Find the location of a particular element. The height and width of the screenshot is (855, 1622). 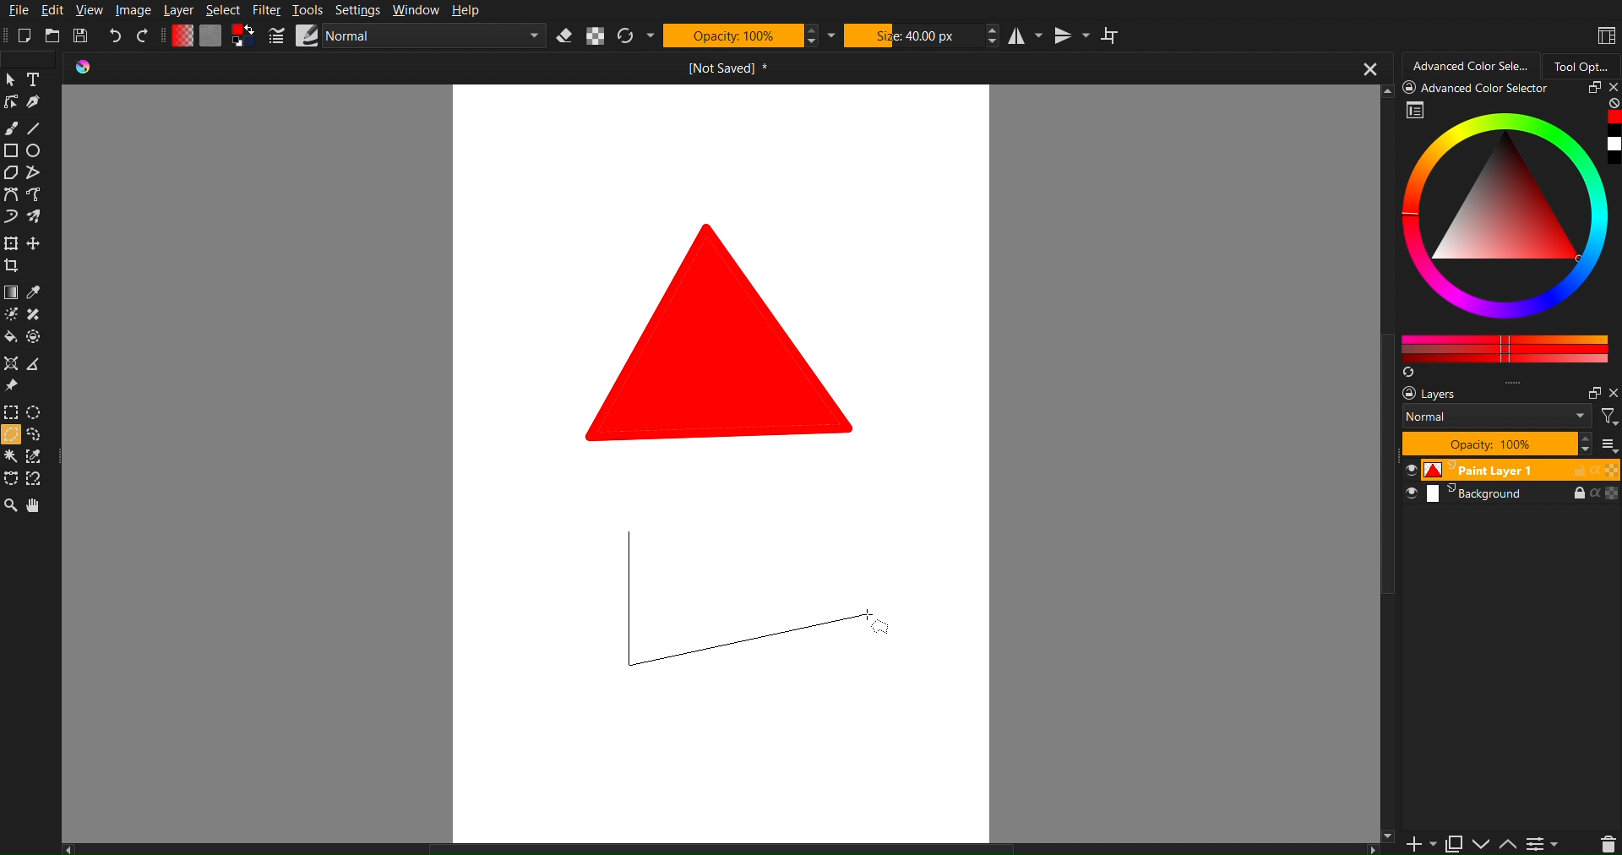

Shape is located at coordinates (724, 330).